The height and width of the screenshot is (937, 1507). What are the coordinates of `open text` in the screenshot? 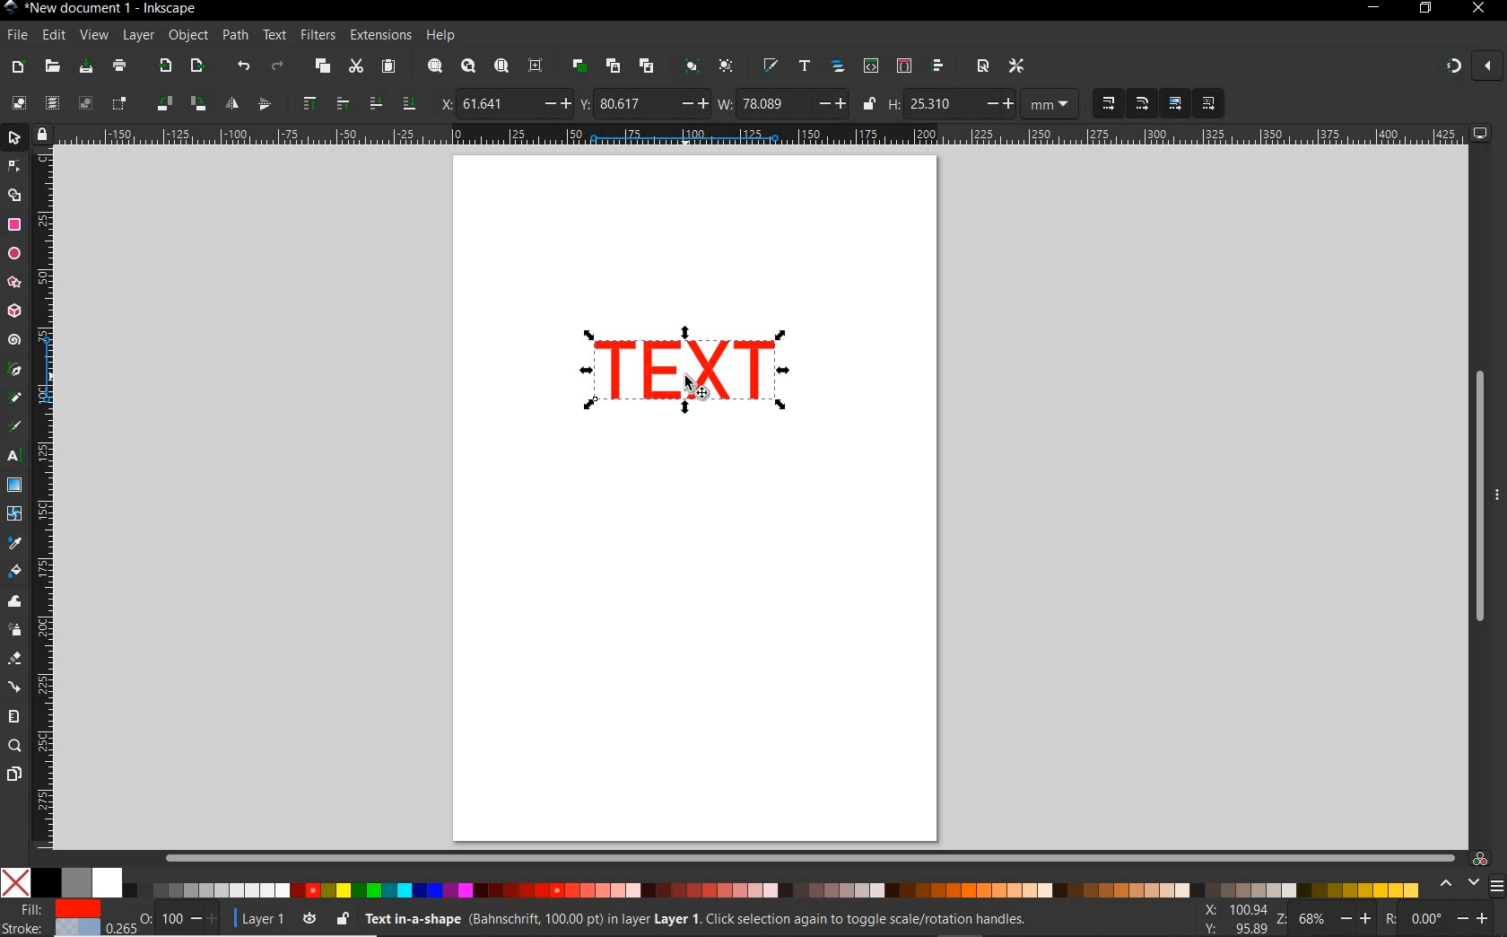 It's located at (805, 67).